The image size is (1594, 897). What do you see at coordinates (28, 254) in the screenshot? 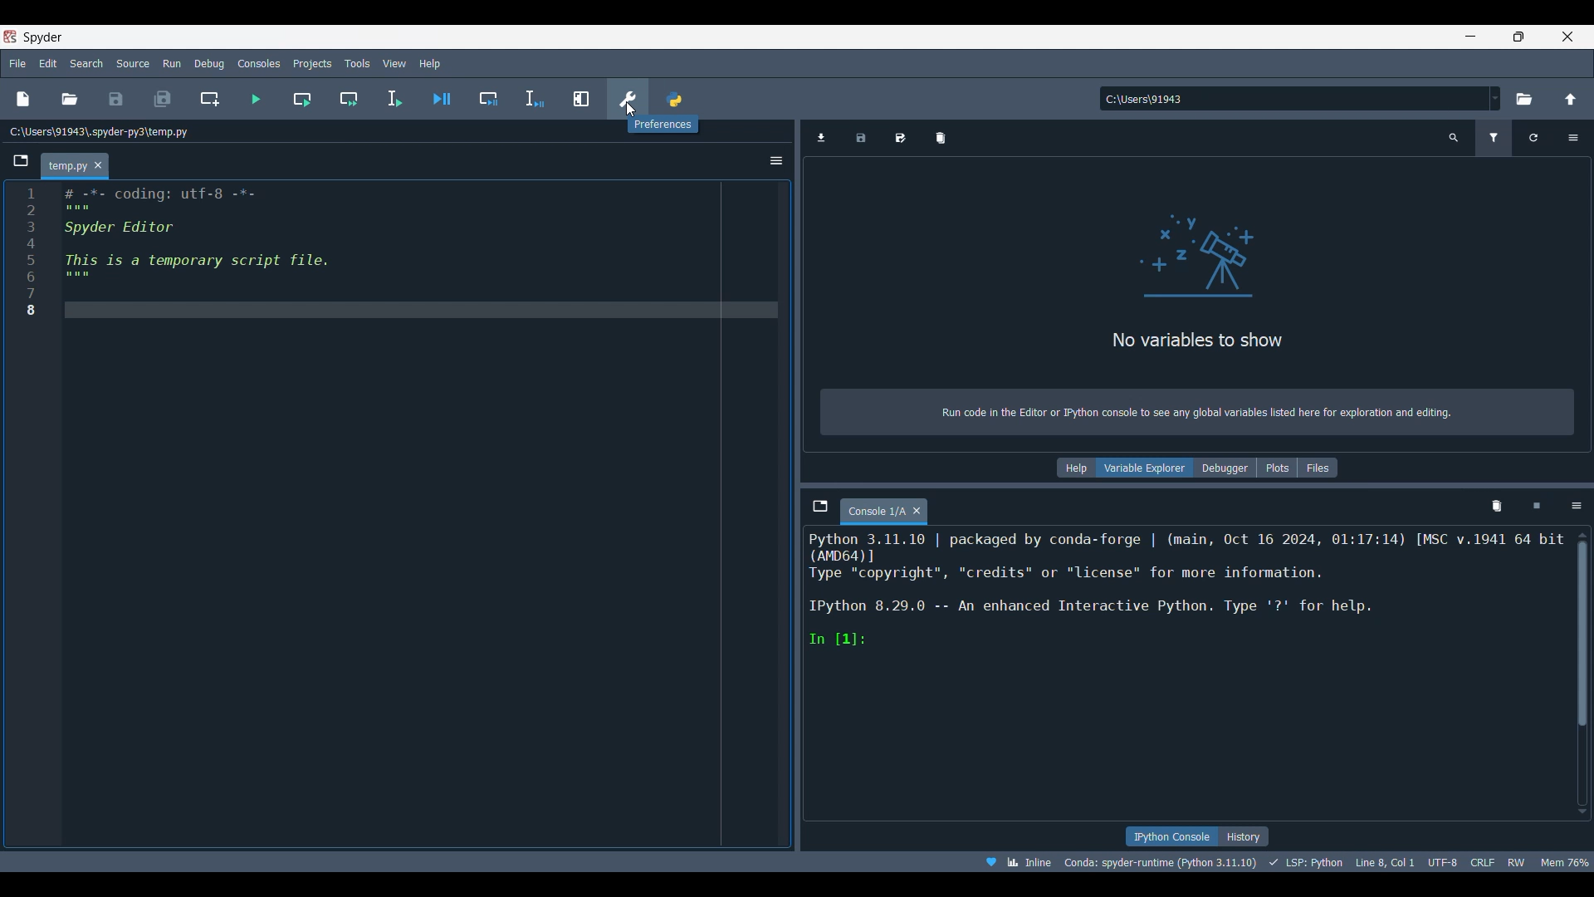
I see `1
2
ES
4
BD;
6
7
8` at bounding box center [28, 254].